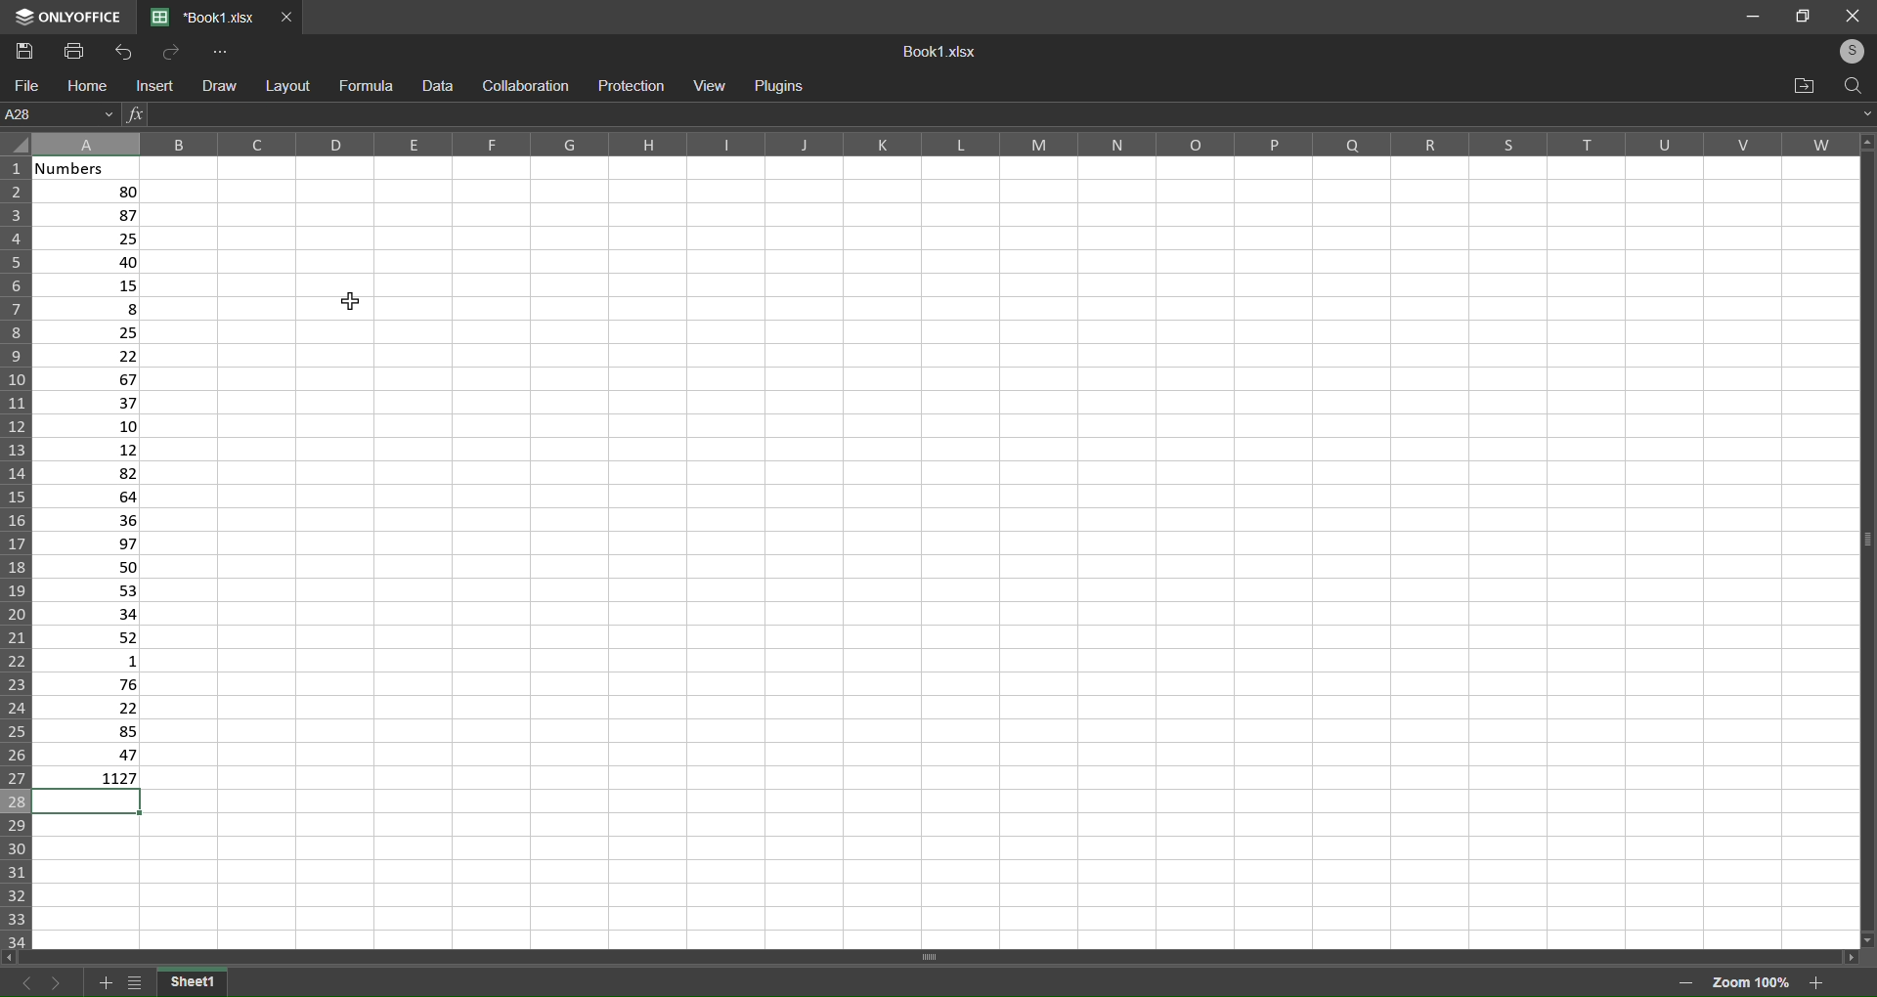 The height and width of the screenshot is (997, 1877). Describe the element at coordinates (135, 116) in the screenshot. I see `Insert Function` at that location.